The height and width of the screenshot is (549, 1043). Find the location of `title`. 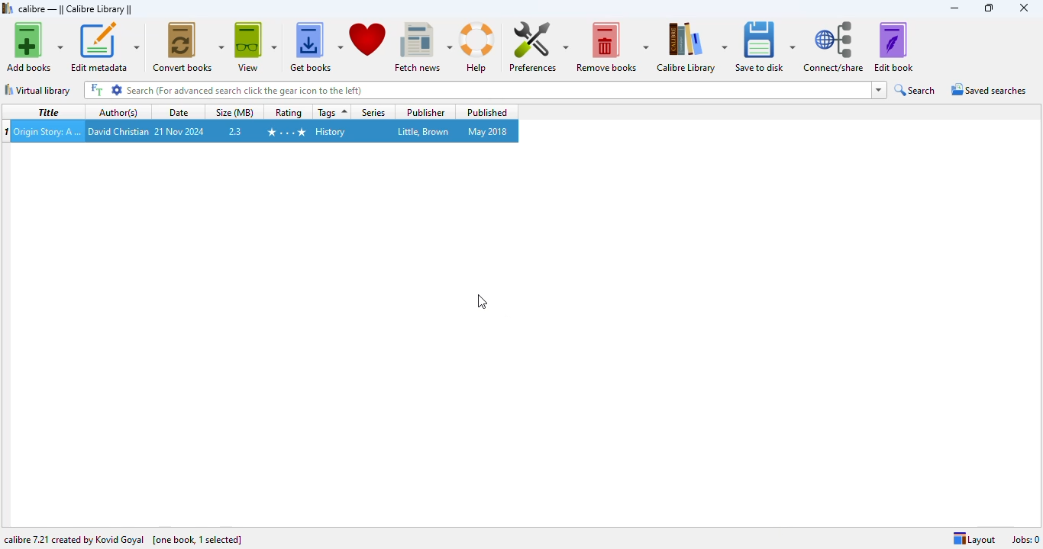

title is located at coordinates (47, 113).